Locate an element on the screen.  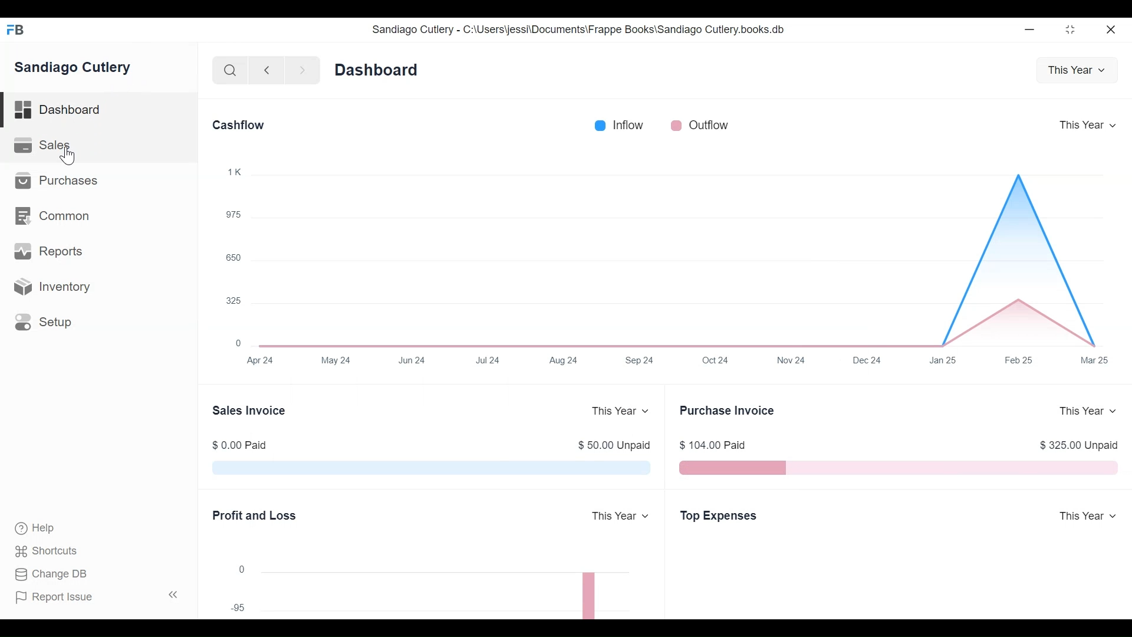
$ 0.00 Paid is located at coordinates (239, 445).